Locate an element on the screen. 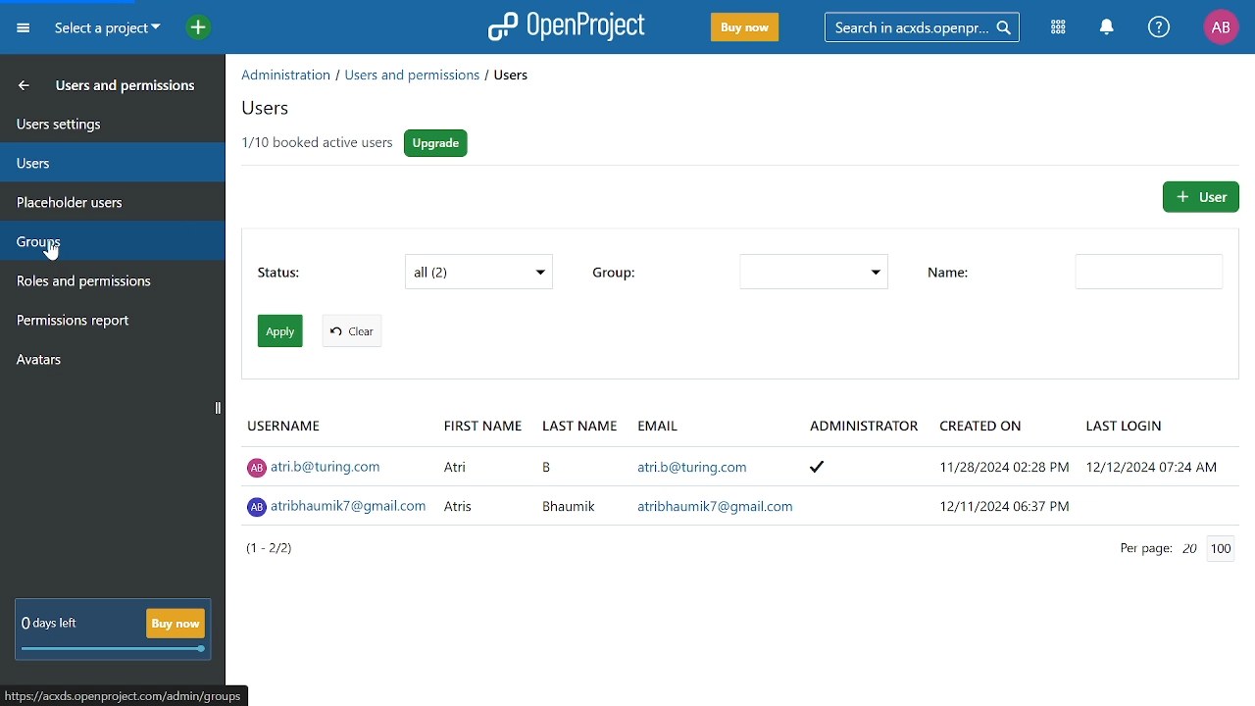 The width and height of the screenshot is (1255, 706). Status is located at coordinates (480, 273).